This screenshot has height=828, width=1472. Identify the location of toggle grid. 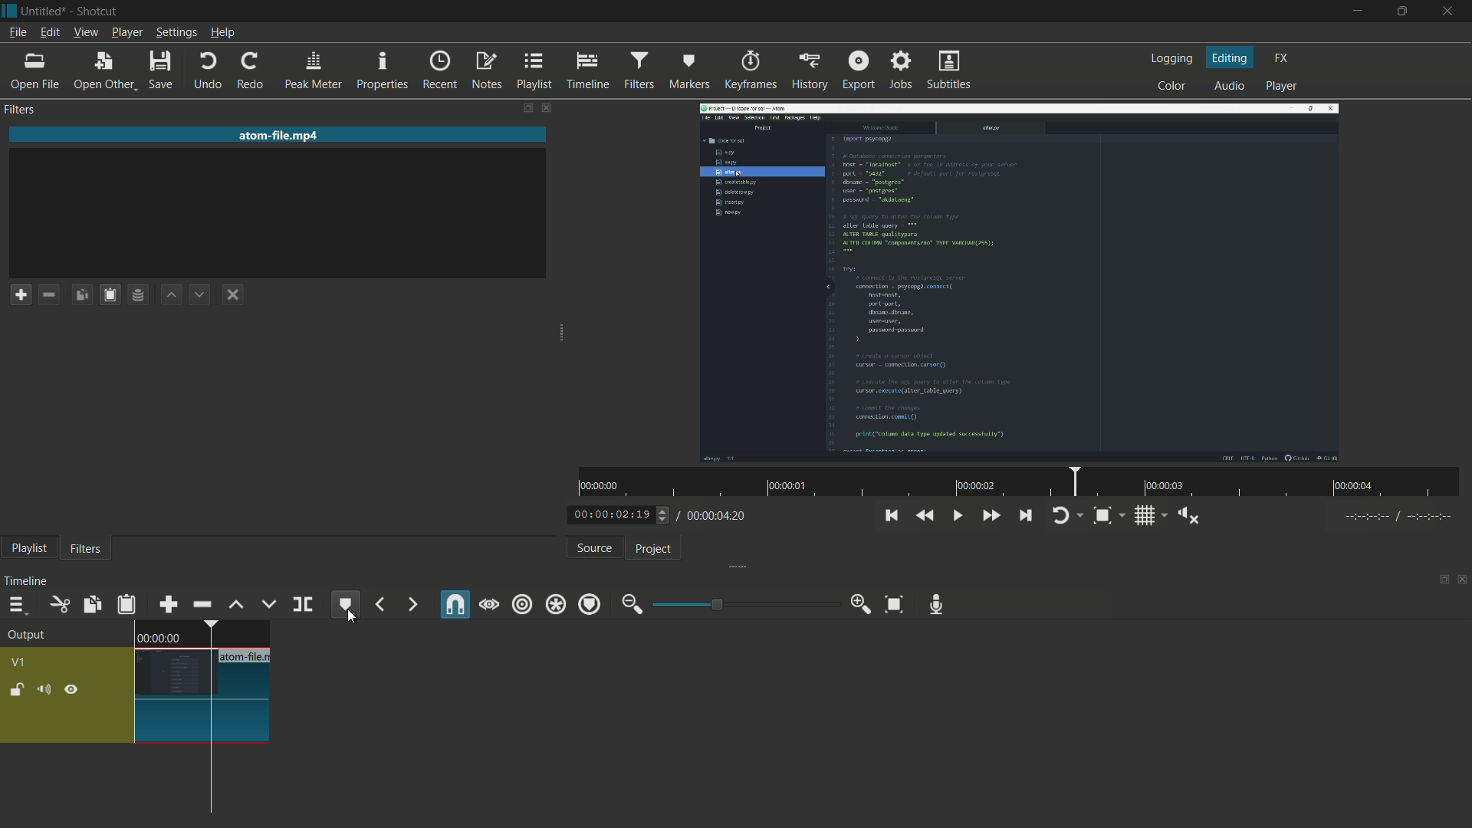
(1145, 516).